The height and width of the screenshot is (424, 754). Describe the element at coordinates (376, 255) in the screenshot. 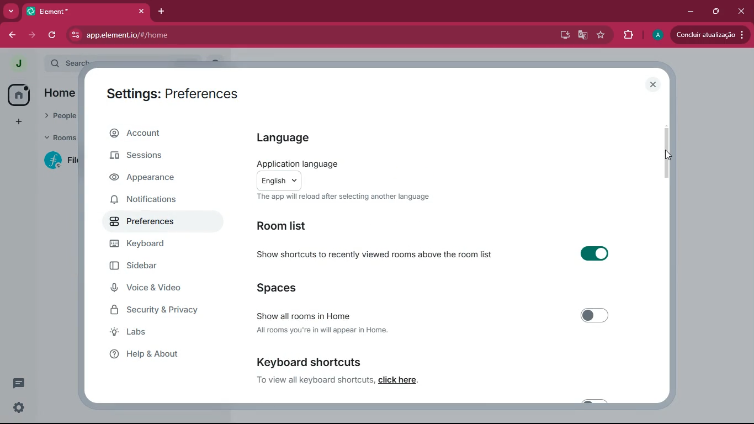

I see `show shortcuts` at that location.